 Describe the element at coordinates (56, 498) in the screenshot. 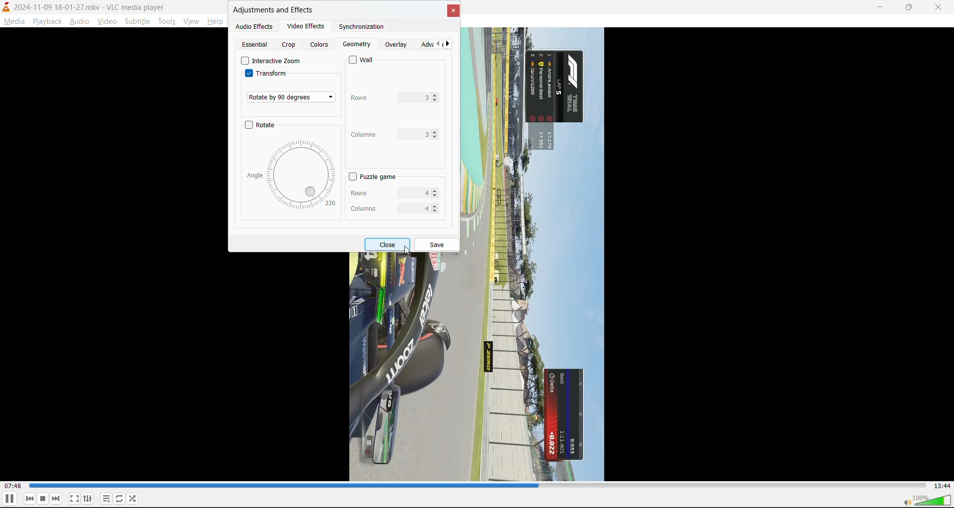

I see `next` at that location.